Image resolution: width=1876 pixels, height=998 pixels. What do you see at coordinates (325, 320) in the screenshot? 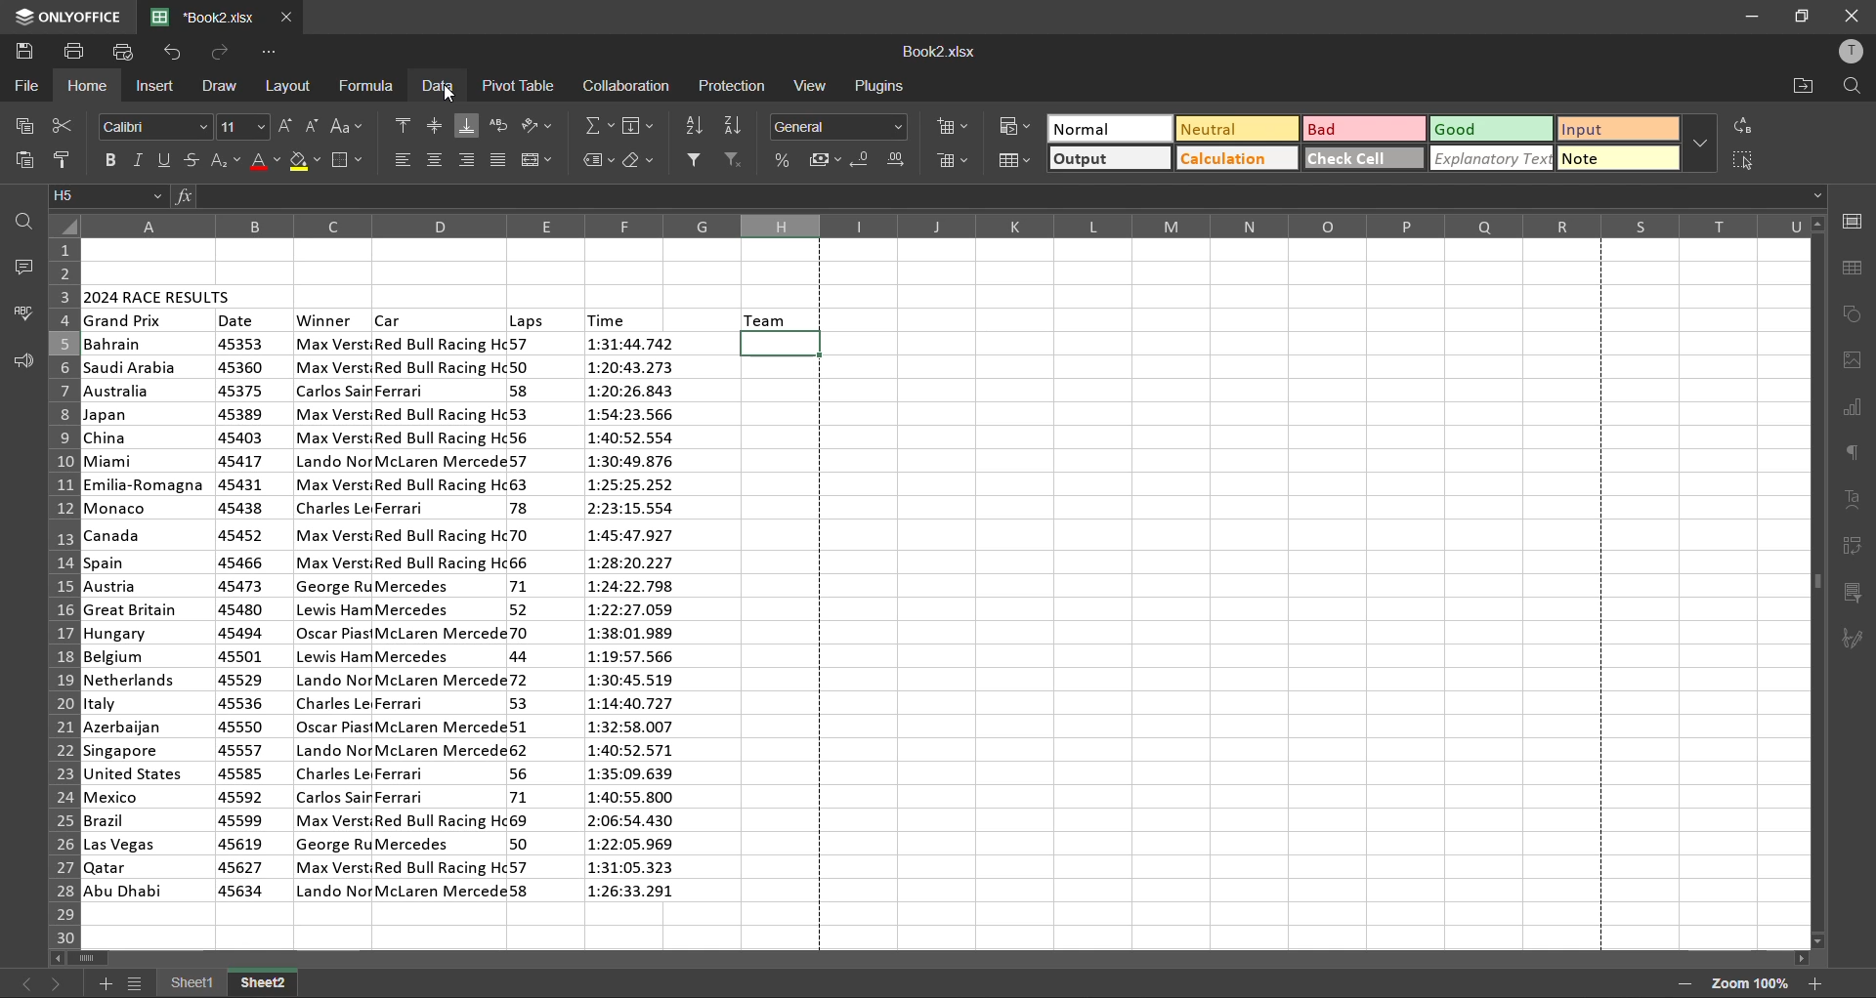
I see `winner` at bounding box center [325, 320].